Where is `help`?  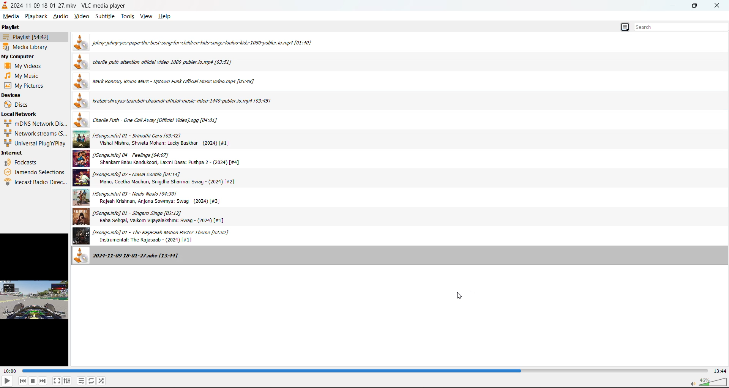
help is located at coordinates (166, 16).